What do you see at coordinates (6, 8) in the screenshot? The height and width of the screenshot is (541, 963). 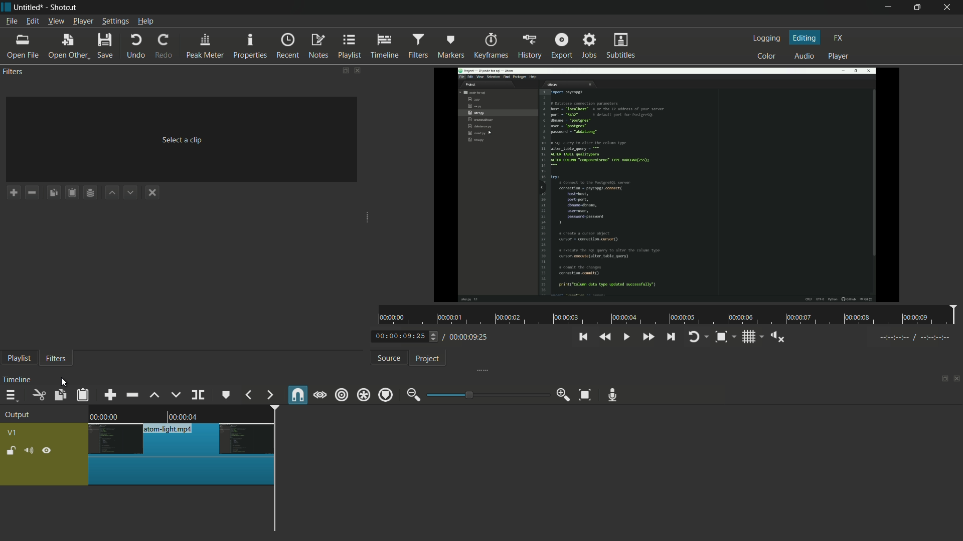 I see `app icon` at bounding box center [6, 8].